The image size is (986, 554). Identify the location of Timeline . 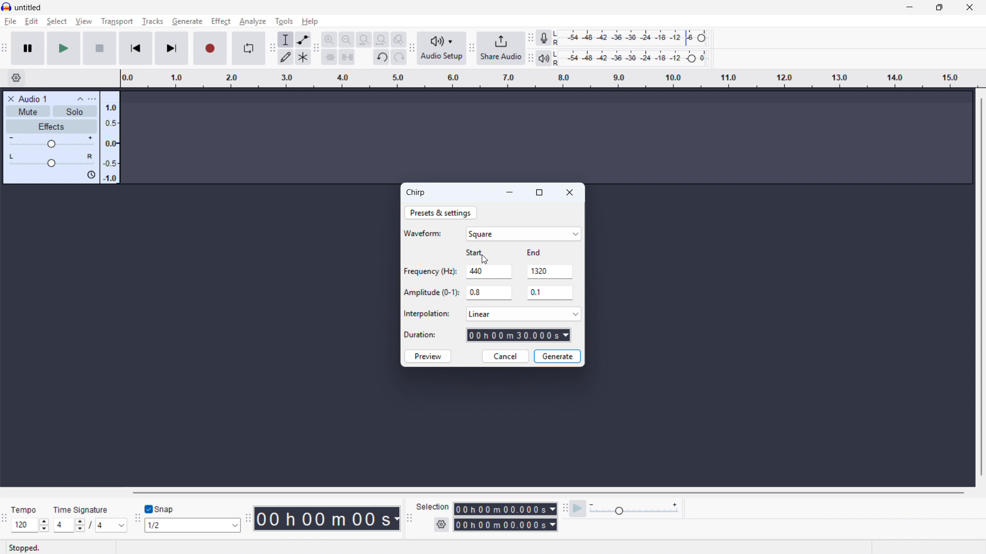
(548, 78).